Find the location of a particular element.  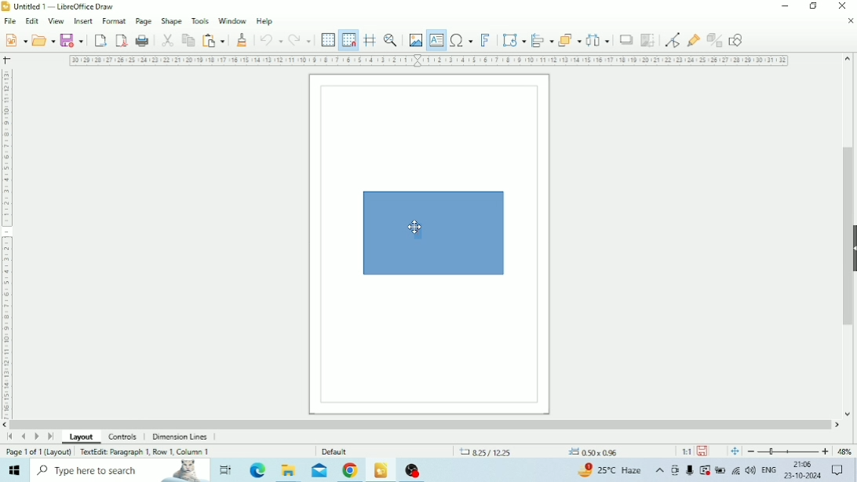

Scroll to previous page is located at coordinates (24, 436).